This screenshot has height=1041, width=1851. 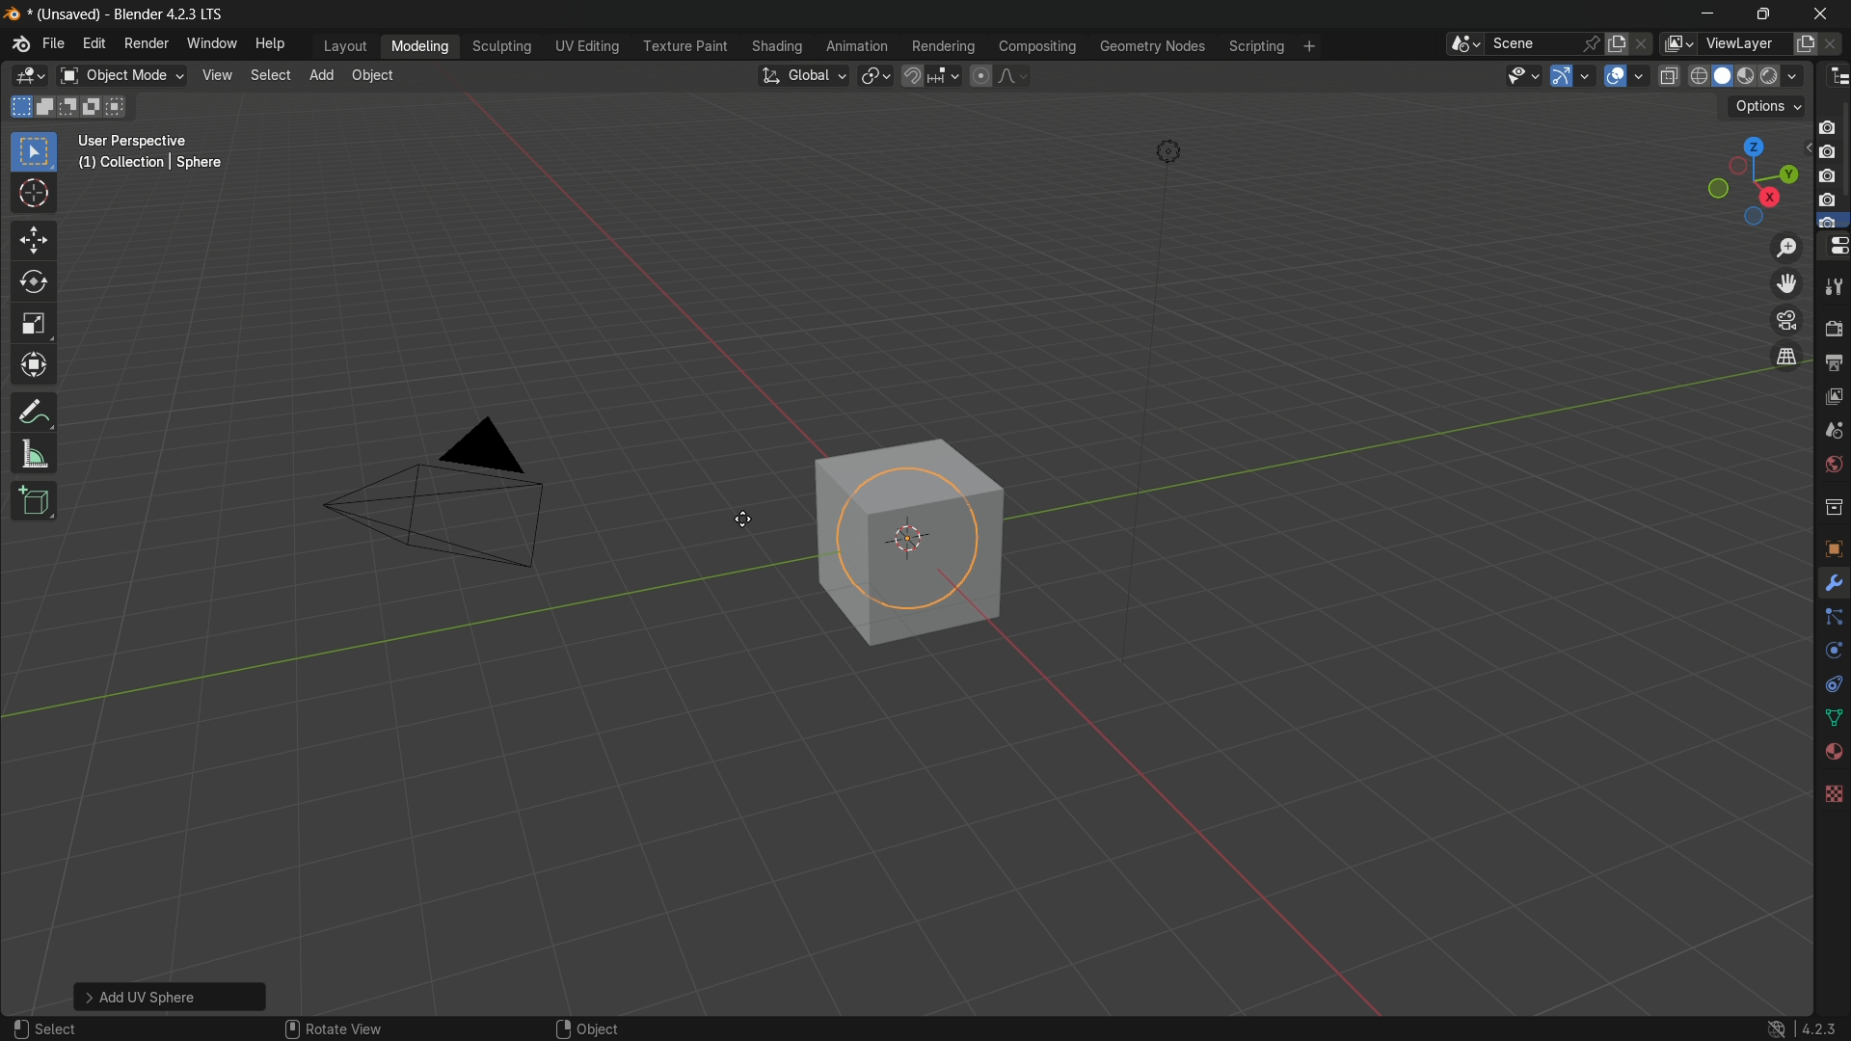 What do you see at coordinates (1832, 170) in the screenshot?
I see `camera` at bounding box center [1832, 170].